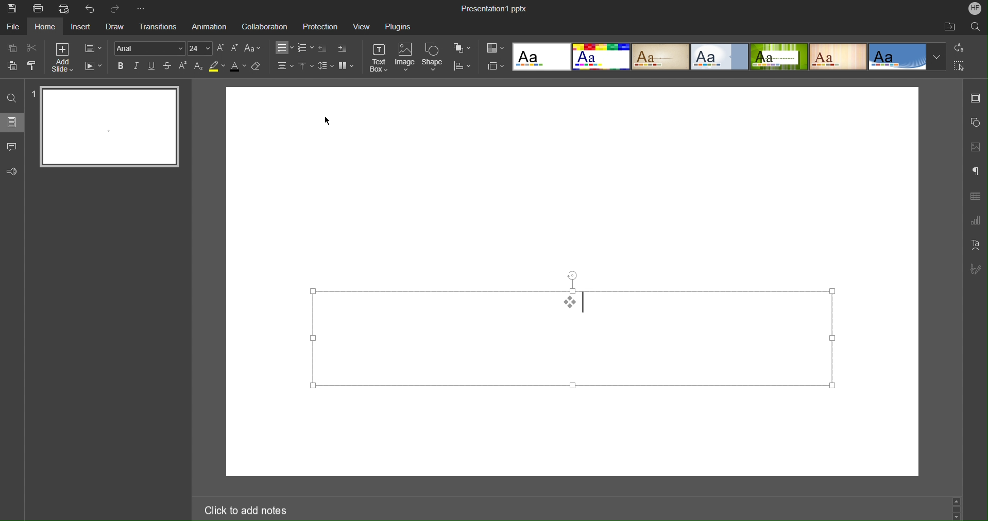  I want to click on Slide 1, so click(110, 127).